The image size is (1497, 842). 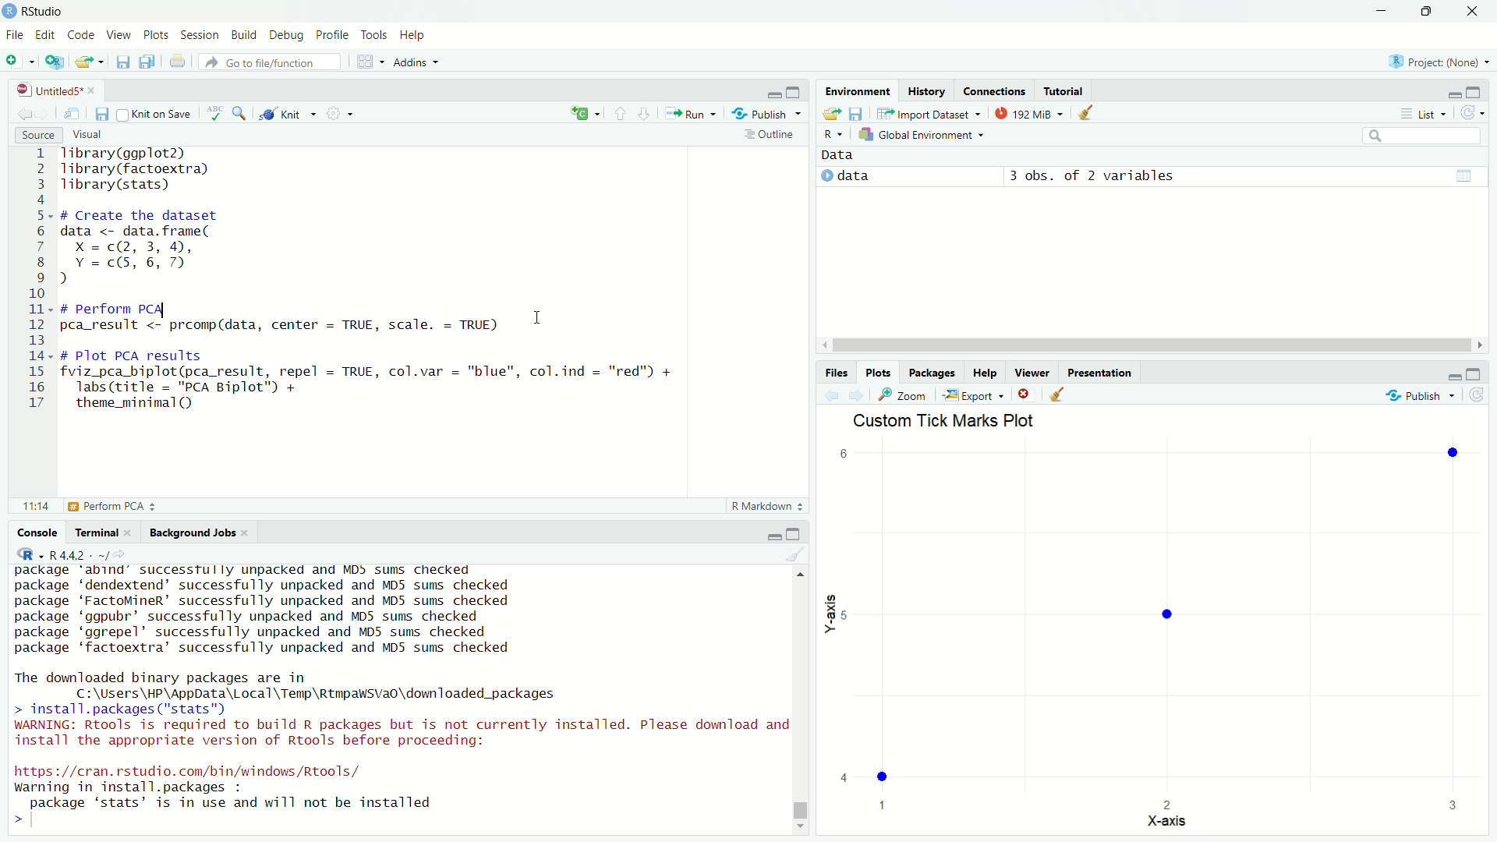 What do you see at coordinates (858, 90) in the screenshot?
I see `environment` at bounding box center [858, 90].